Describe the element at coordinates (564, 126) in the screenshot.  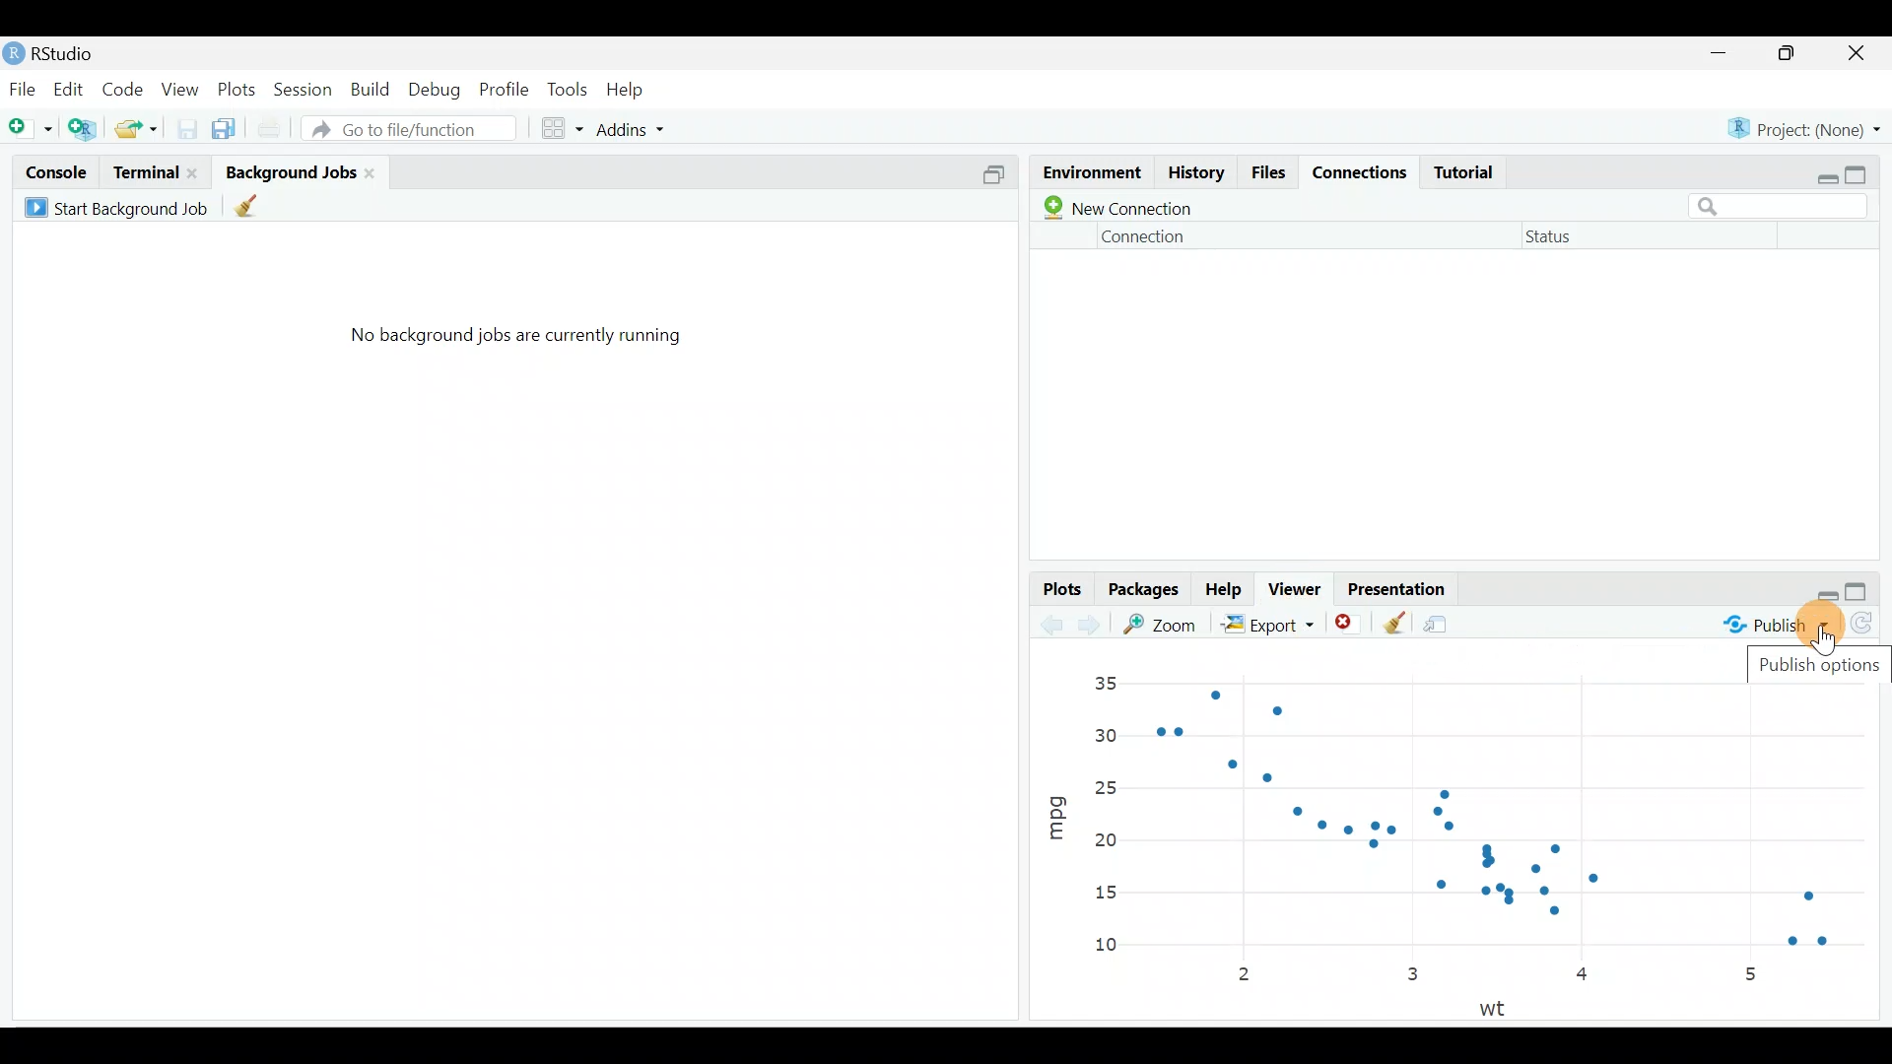
I see `Workspace panes` at that location.